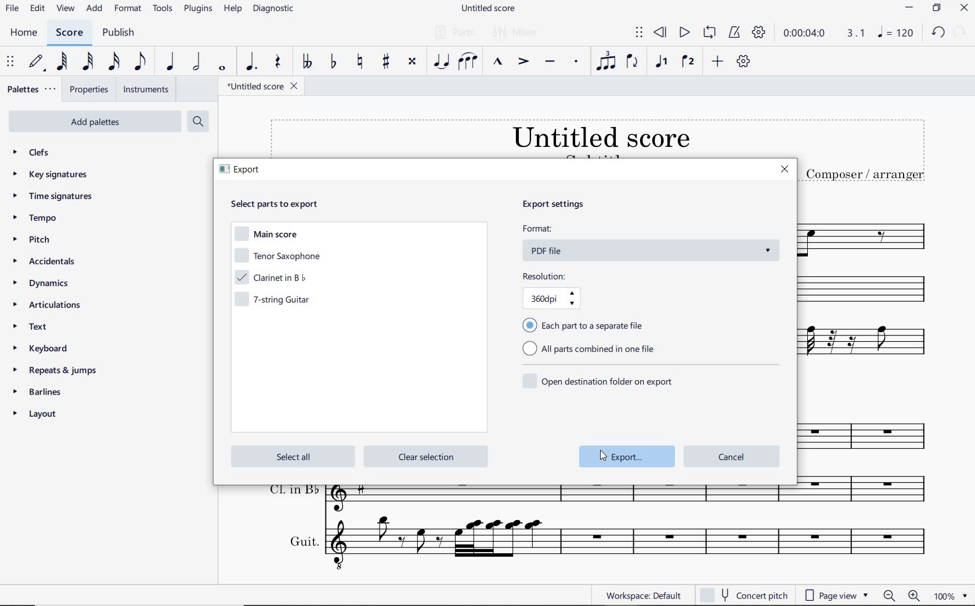  Describe the element at coordinates (275, 277) in the screenshot. I see `clarinet in b (marked)` at that location.